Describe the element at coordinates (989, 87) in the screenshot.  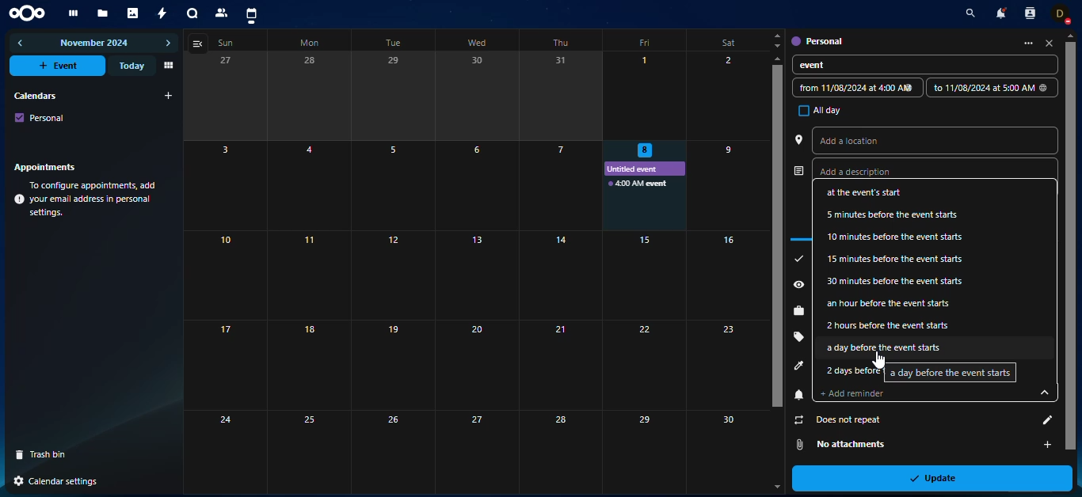
I see `date` at that location.